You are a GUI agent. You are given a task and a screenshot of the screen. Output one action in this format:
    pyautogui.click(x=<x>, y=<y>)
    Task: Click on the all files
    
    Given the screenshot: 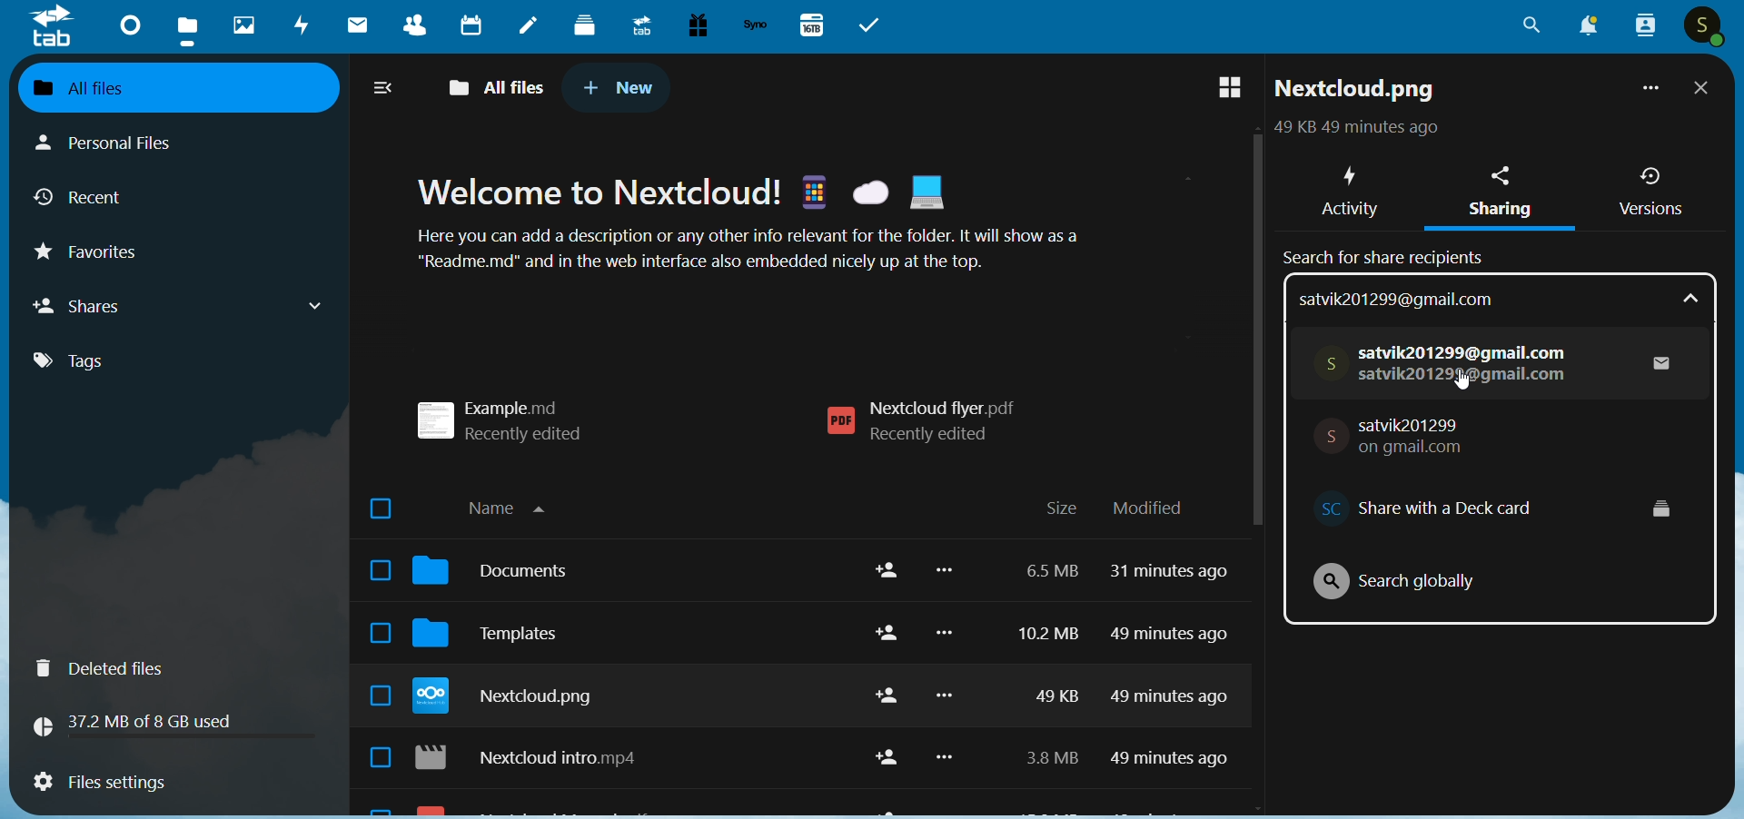 What is the action you would take?
    pyautogui.click(x=163, y=86)
    